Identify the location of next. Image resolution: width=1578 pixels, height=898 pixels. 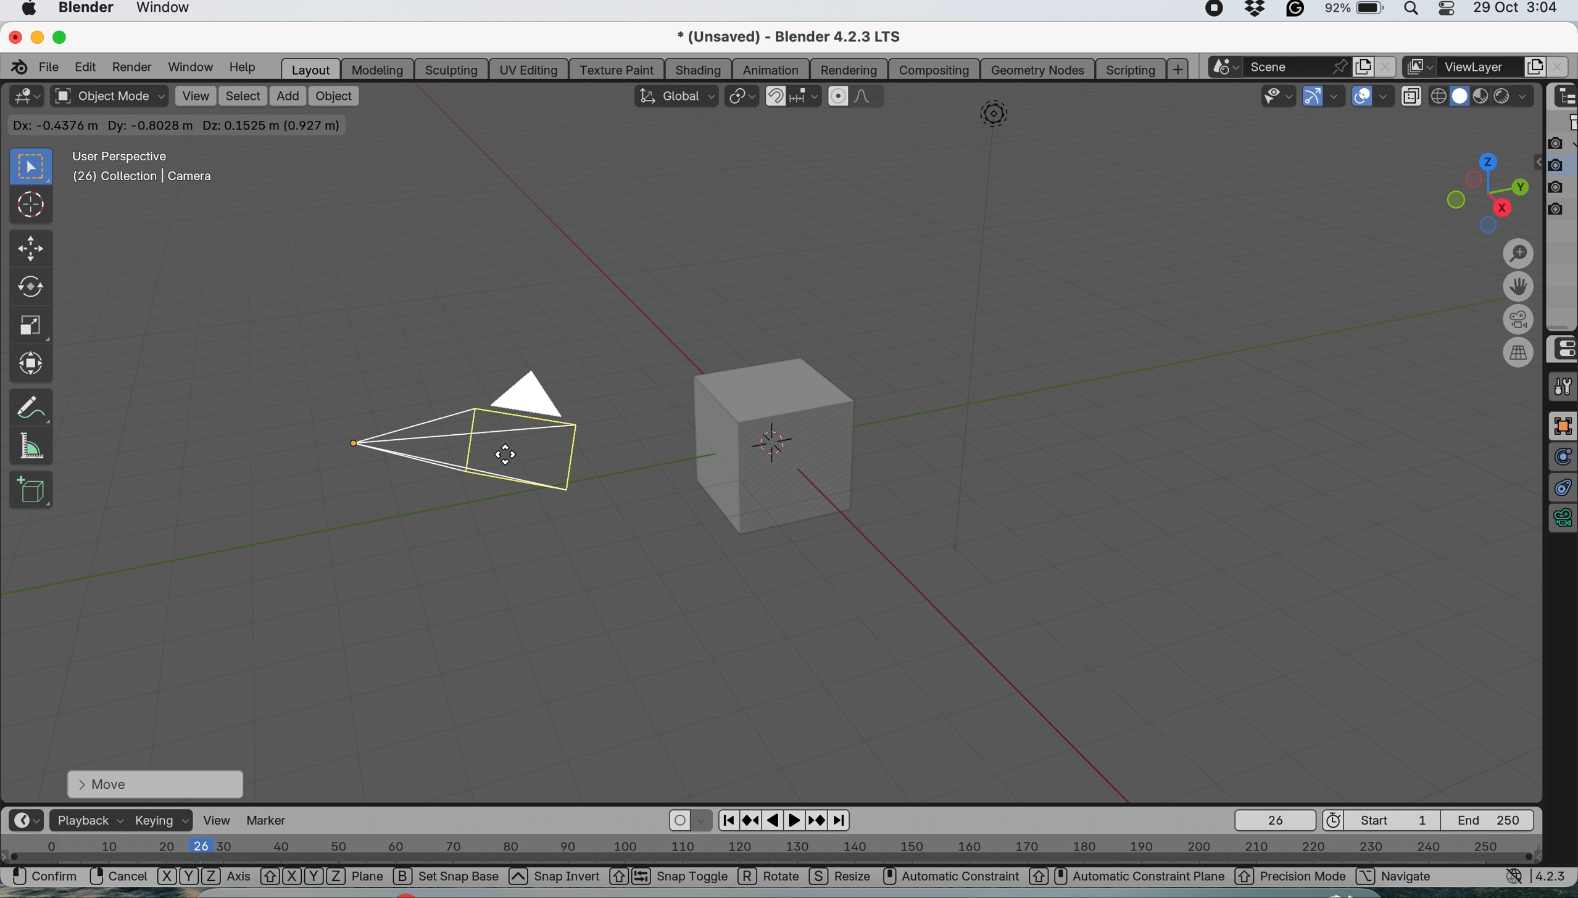
(841, 821).